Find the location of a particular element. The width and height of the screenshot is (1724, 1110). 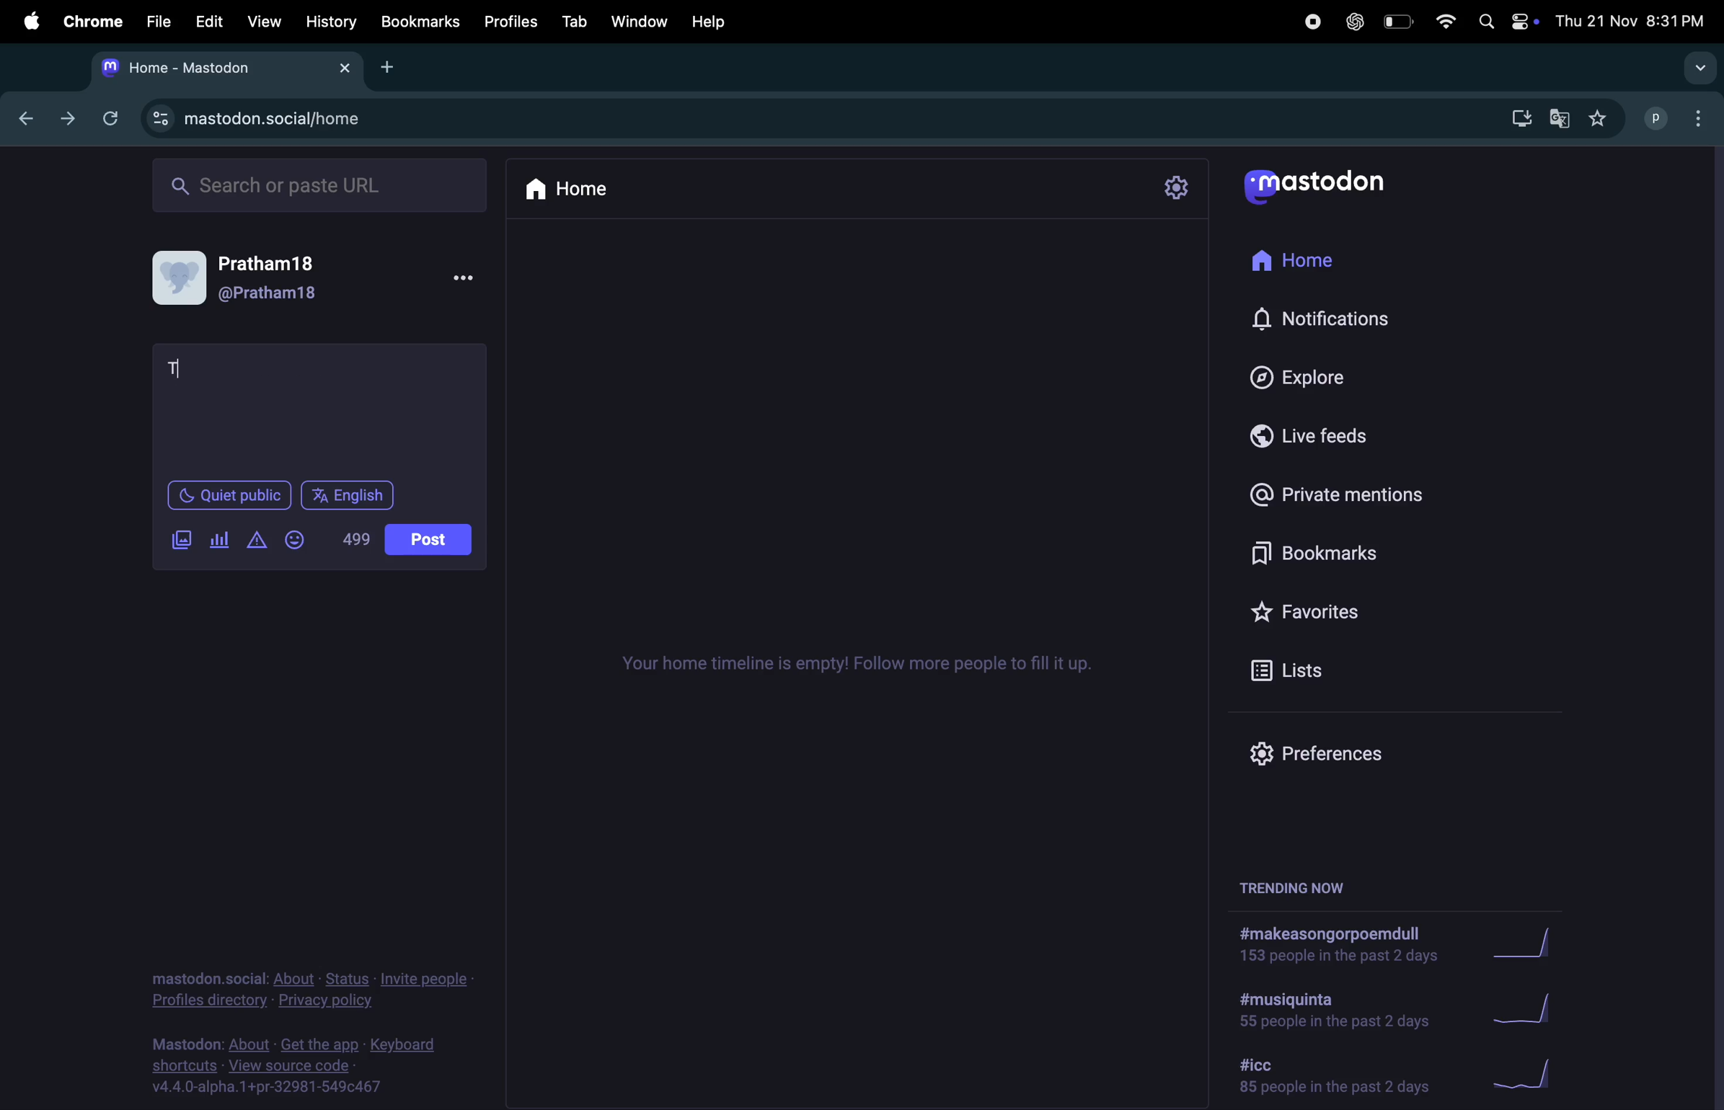

trending now is located at coordinates (1302, 884).